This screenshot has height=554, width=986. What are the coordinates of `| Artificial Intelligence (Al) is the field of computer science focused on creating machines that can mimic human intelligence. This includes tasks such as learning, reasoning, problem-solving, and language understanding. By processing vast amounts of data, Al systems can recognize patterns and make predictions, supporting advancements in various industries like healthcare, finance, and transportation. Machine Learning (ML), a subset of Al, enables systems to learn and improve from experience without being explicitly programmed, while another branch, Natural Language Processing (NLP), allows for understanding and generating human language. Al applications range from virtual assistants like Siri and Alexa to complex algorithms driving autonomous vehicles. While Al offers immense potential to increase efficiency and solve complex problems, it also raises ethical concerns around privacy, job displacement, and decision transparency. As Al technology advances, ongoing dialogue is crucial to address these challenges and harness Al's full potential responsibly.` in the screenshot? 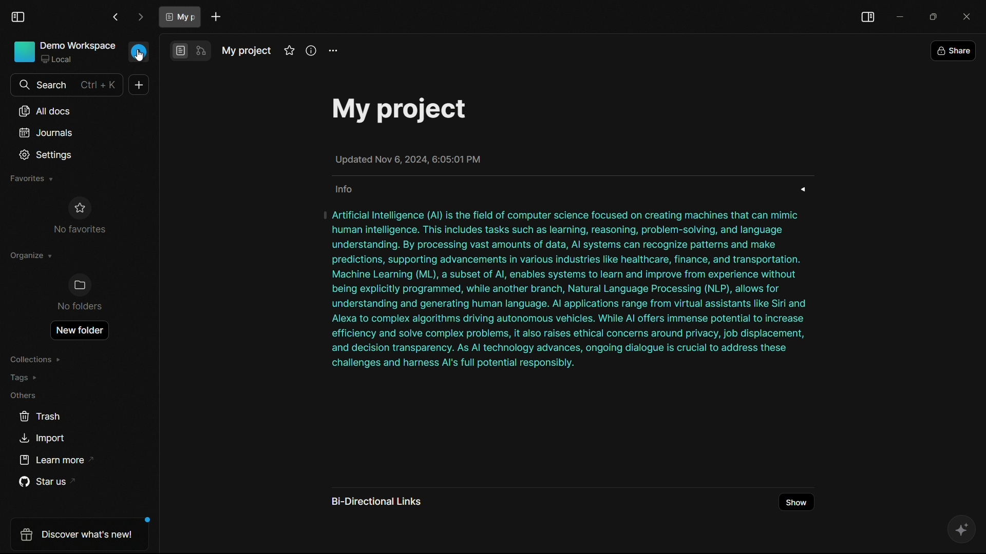 It's located at (575, 295).